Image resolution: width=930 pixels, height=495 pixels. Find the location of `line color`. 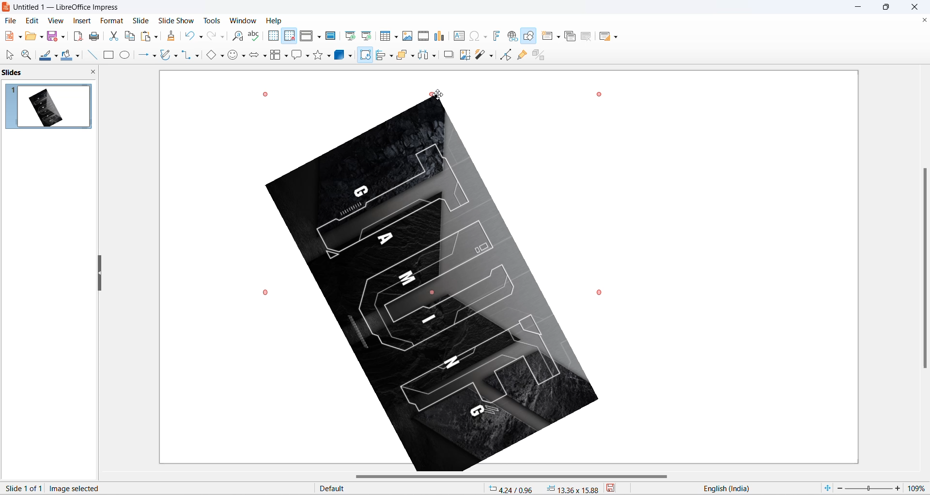

line color is located at coordinates (45, 56).